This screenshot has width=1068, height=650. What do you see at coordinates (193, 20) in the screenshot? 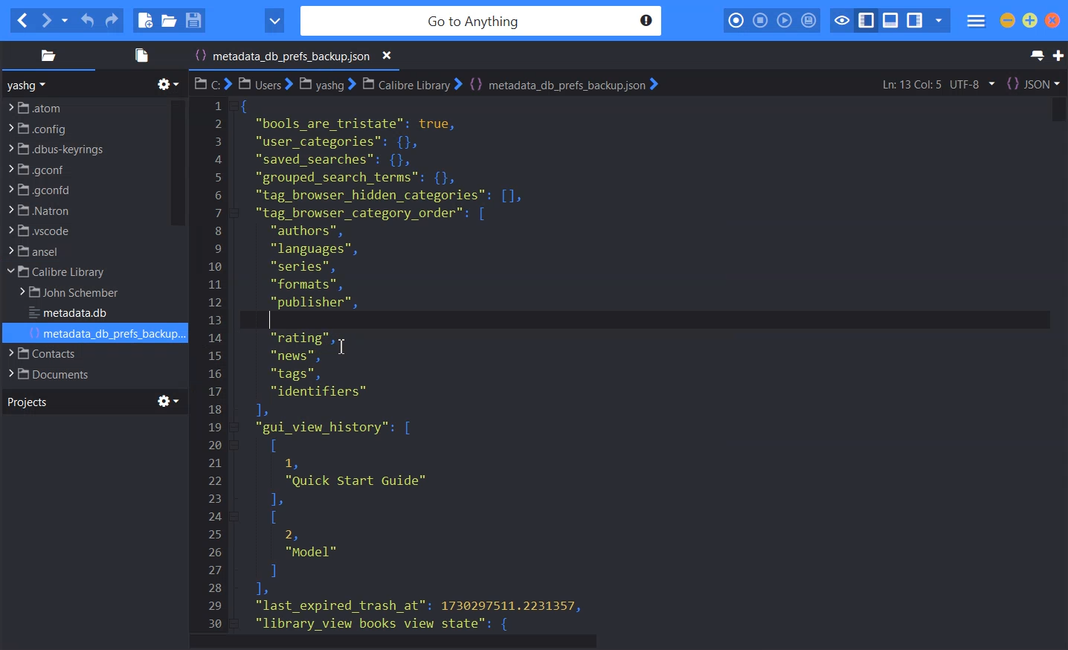
I see `Save file` at bounding box center [193, 20].